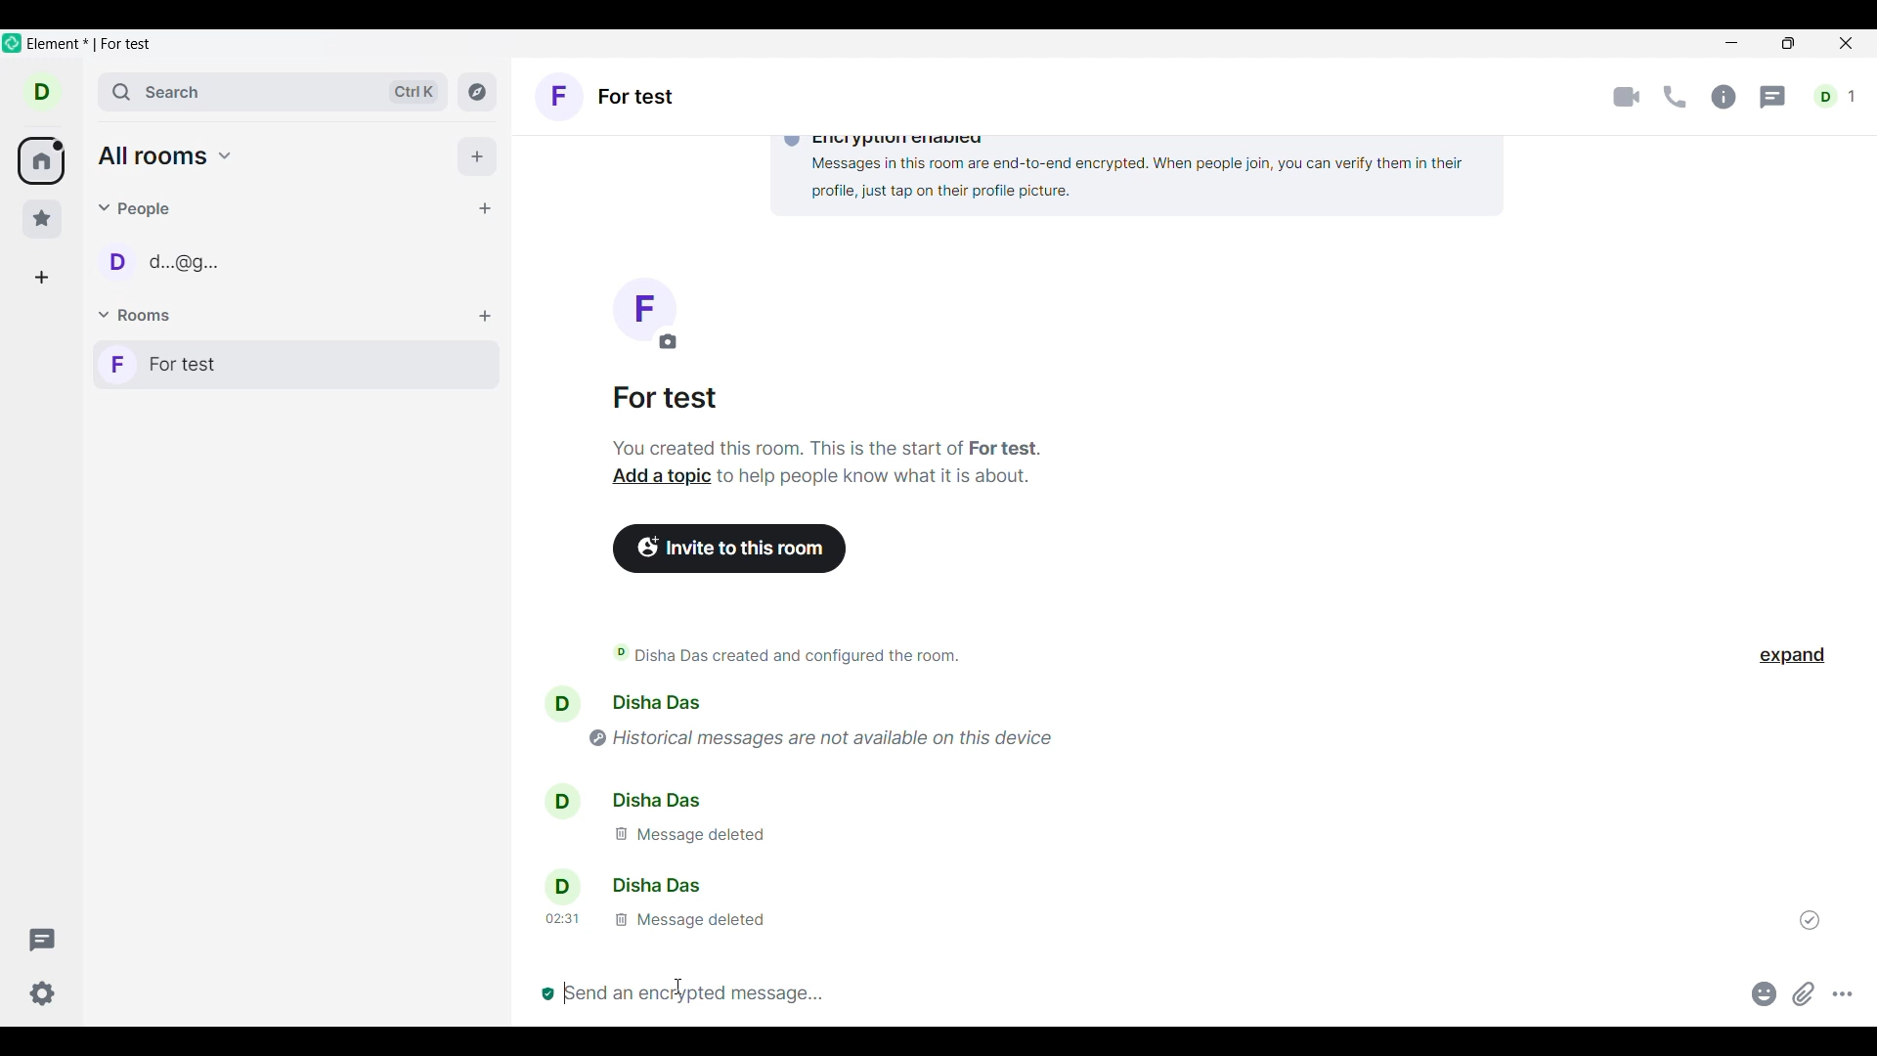 This screenshot has height=1056, width=1877. I want to click on d1, so click(1837, 97).